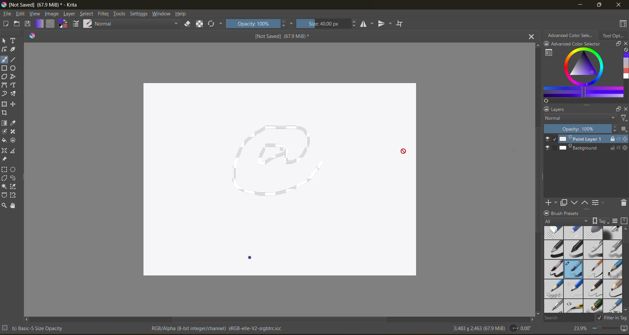  Describe the element at coordinates (617, 108) in the screenshot. I see `float docker` at that location.